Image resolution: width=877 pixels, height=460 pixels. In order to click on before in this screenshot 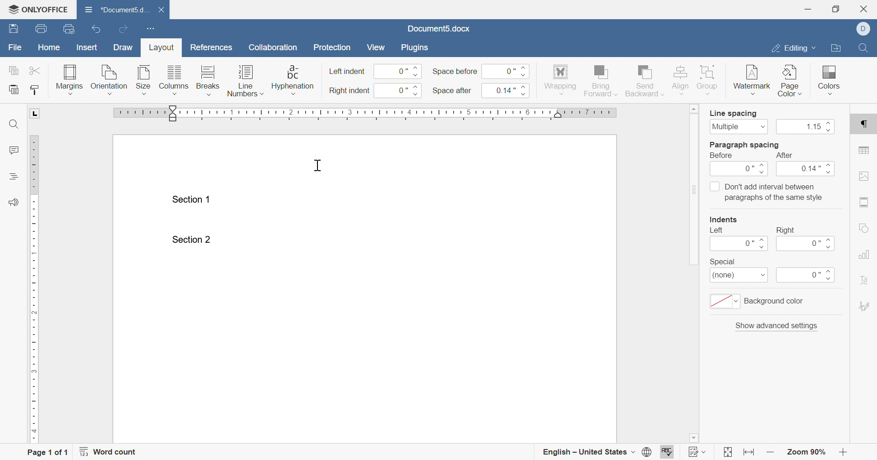, I will do `click(723, 156)`.